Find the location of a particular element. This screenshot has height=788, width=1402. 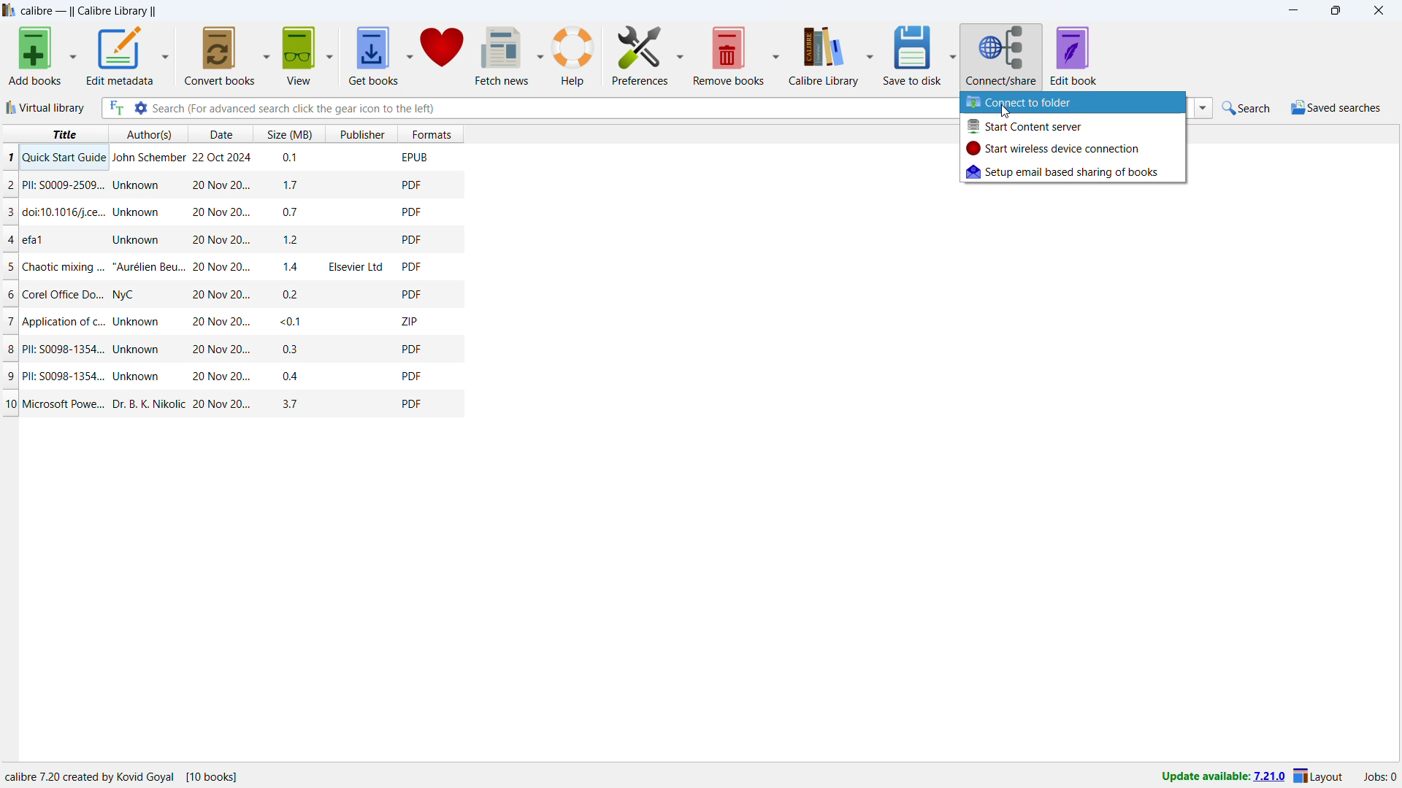

full text search is located at coordinates (115, 107).